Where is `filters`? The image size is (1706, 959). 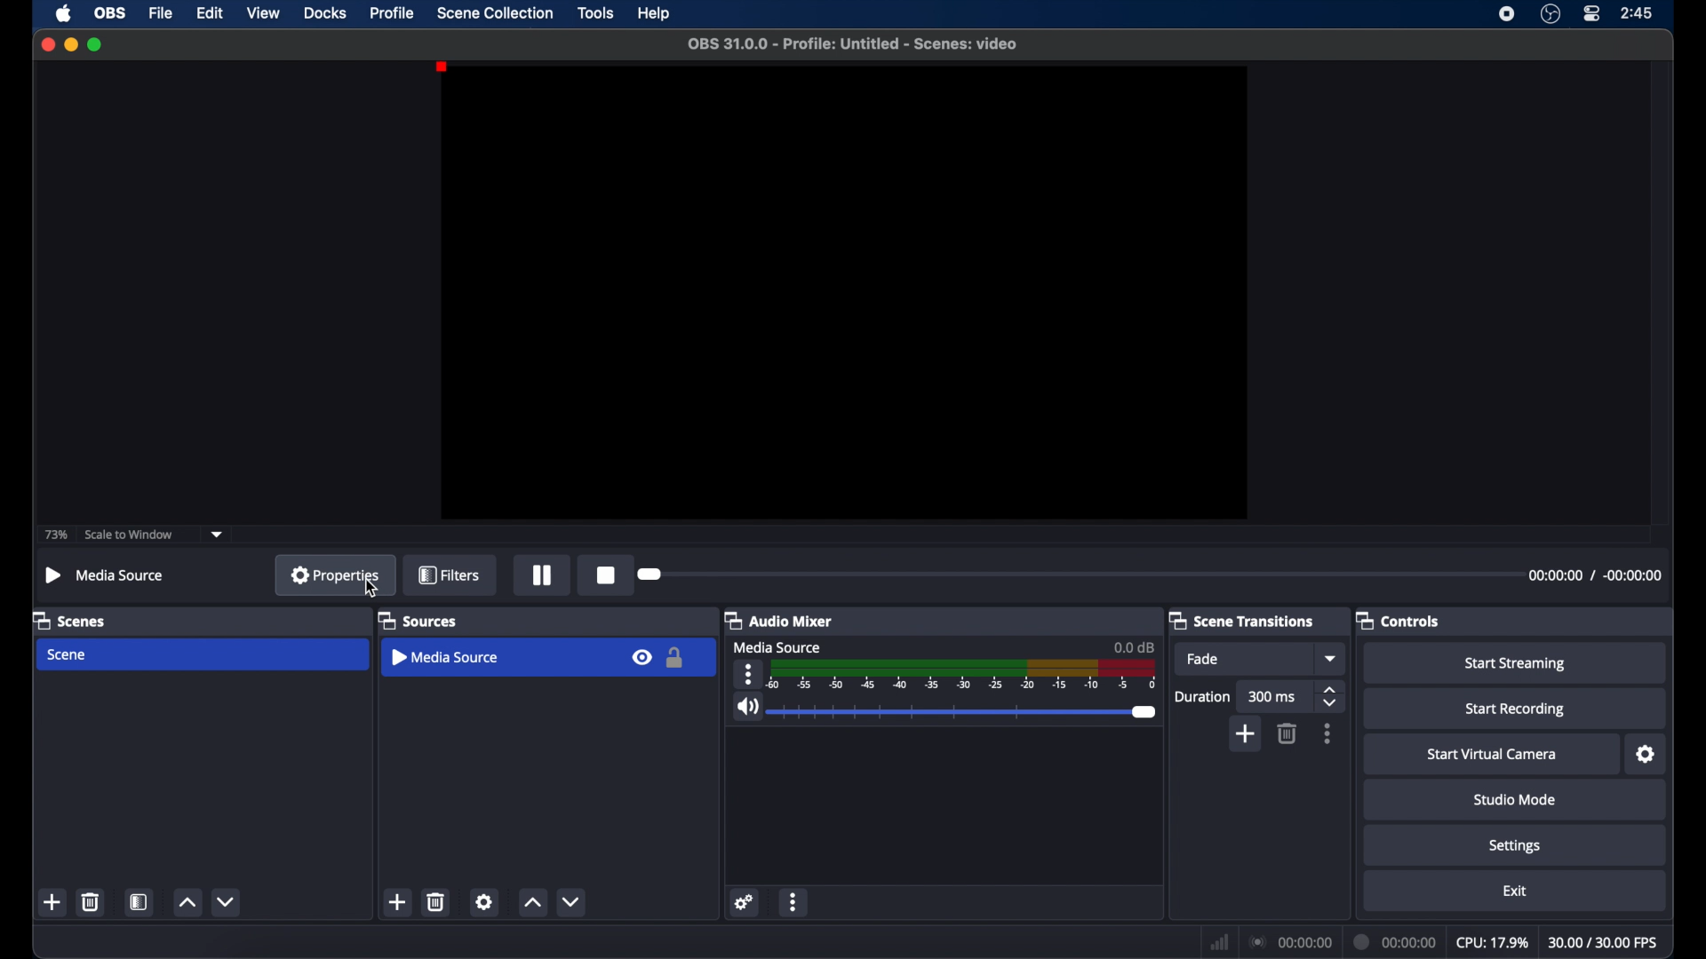
filters is located at coordinates (449, 574).